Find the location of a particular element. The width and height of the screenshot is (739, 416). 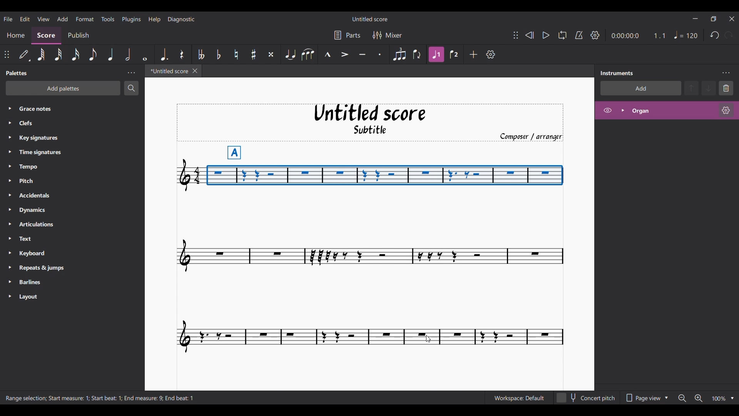

Toggle natural is located at coordinates (236, 54).